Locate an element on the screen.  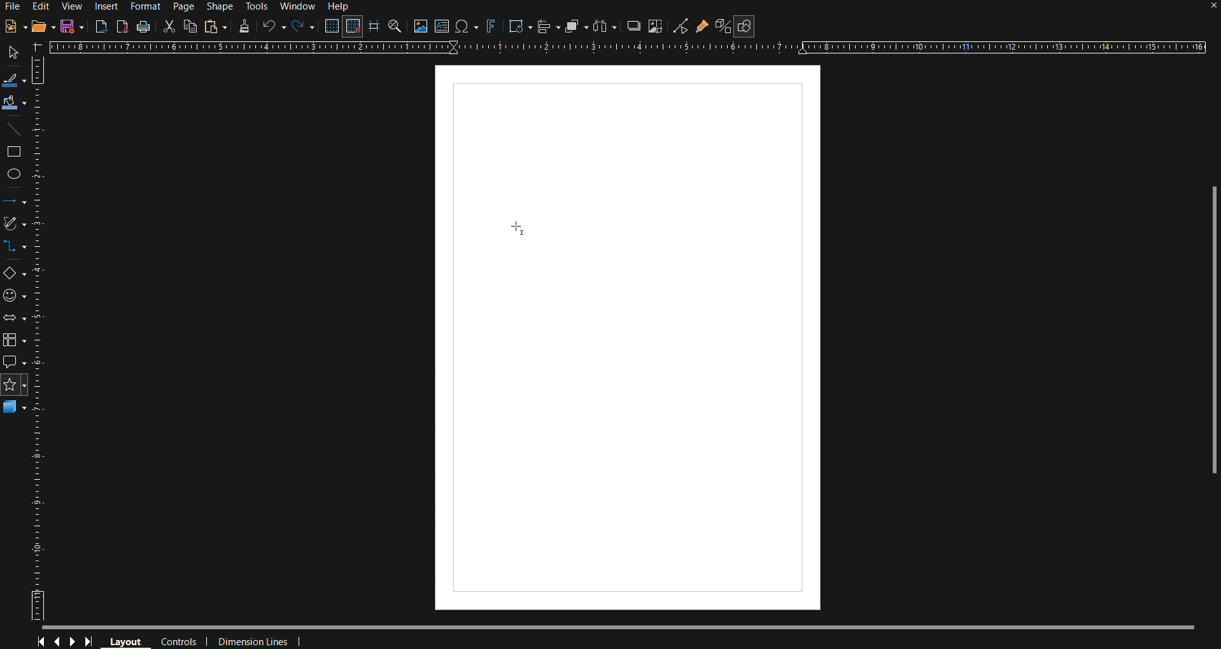
Crop Image is located at coordinates (656, 28).